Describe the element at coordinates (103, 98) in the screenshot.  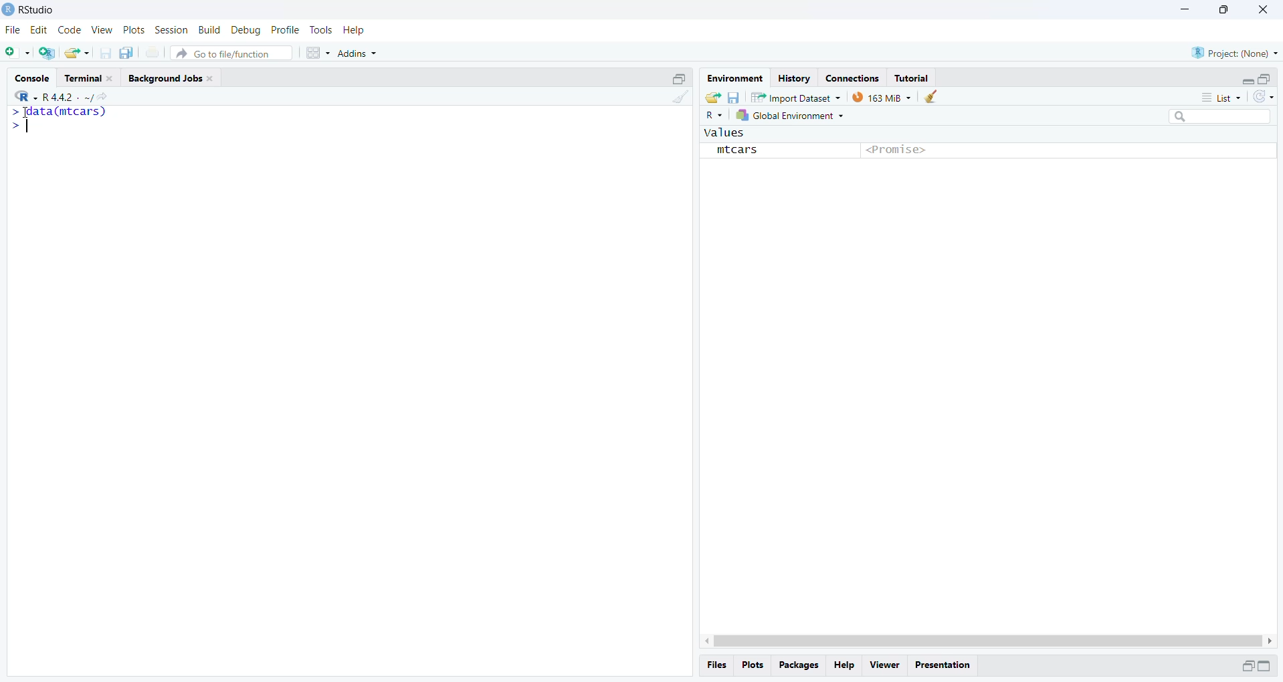
I see `share icon` at that location.